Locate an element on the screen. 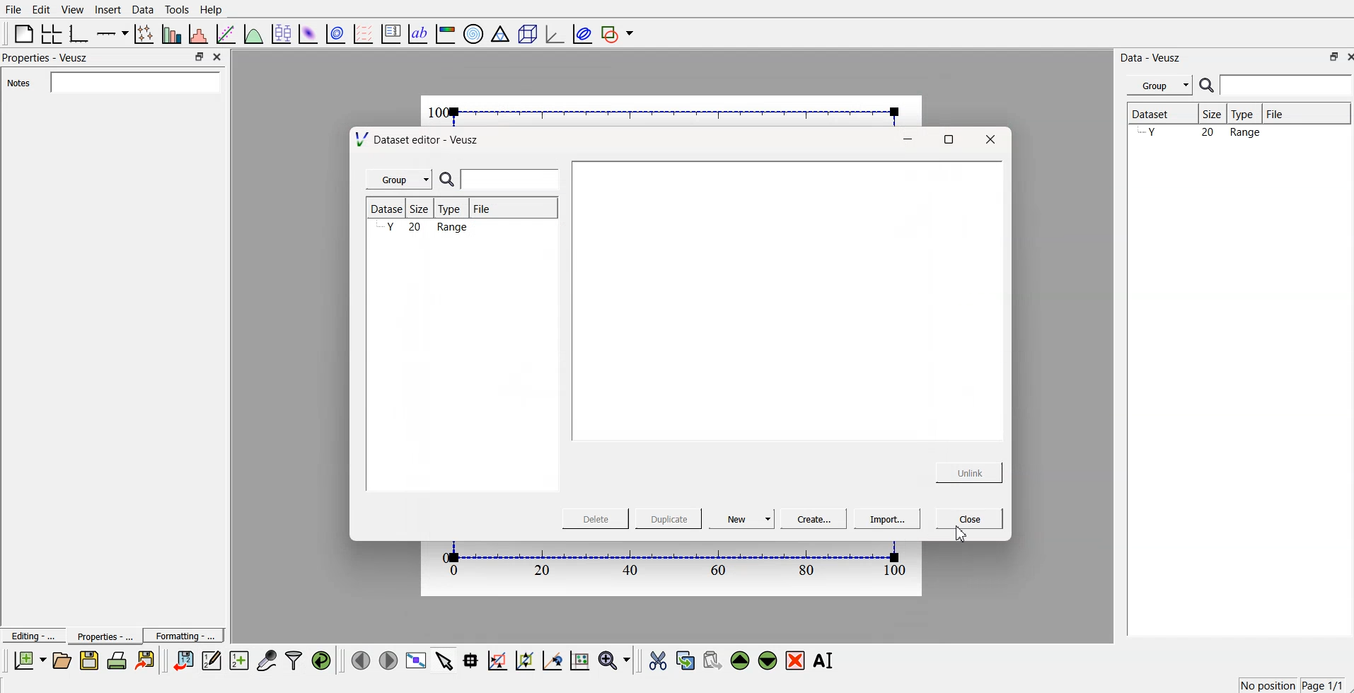  base graph is located at coordinates (80, 33).